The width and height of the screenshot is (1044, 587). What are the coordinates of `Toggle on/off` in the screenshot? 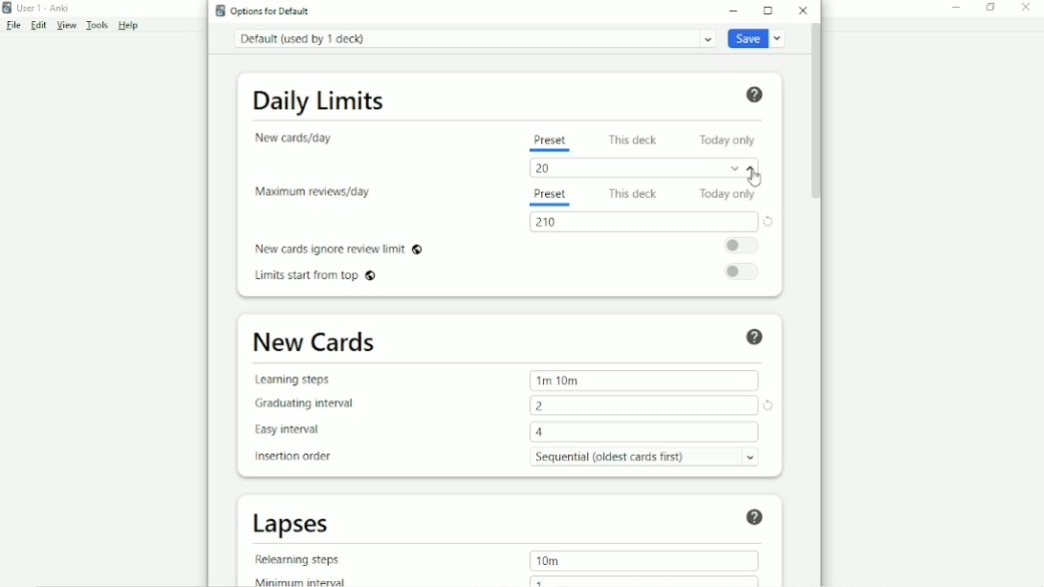 It's located at (743, 245).